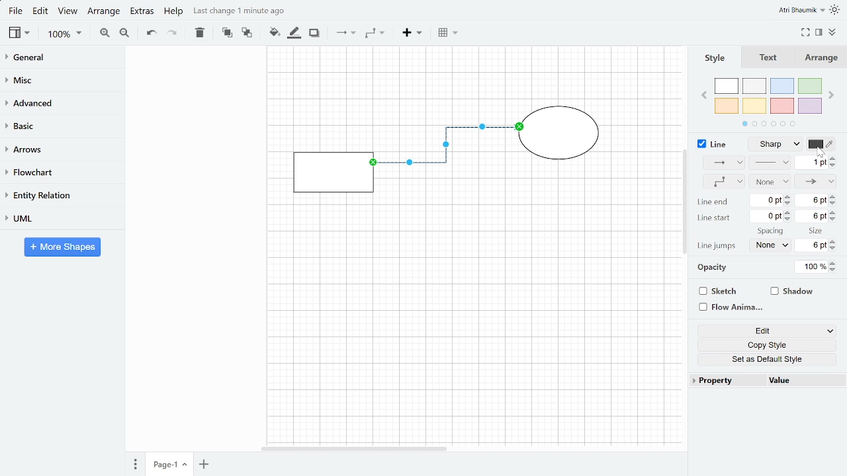 Image resolution: width=847 pixels, height=476 pixels. Describe the element at coordinates (172, 33) in the screenshot. I see `Redo` at that location.